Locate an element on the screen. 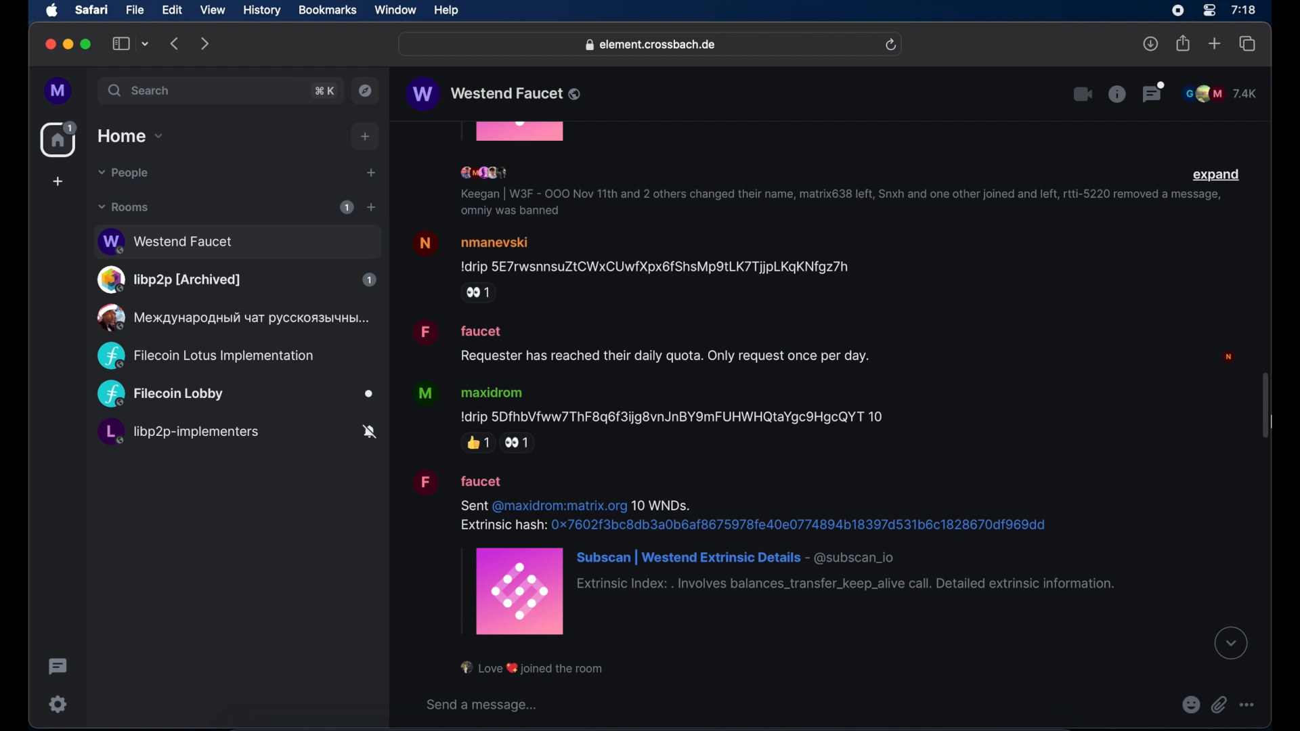  forward is located at coordinates (205, 43).